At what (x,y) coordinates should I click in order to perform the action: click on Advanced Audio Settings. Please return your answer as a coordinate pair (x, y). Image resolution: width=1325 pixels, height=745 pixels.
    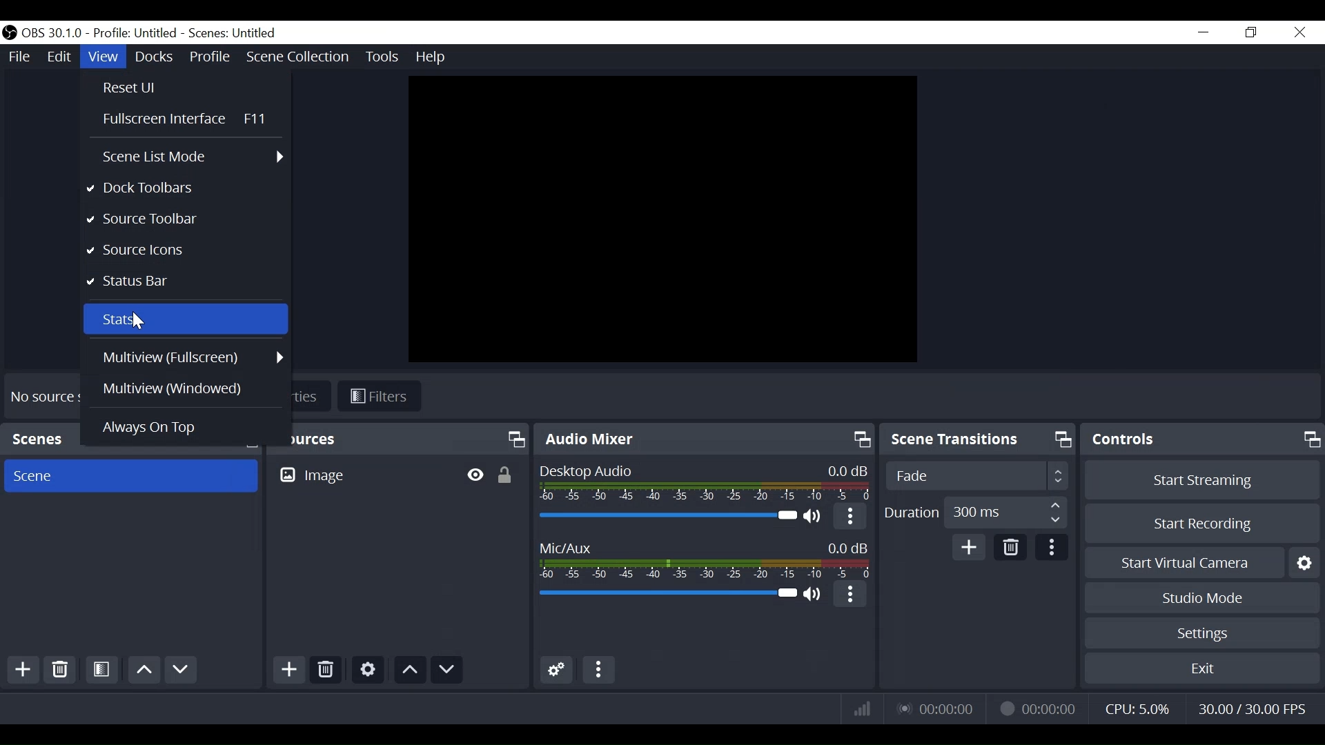
    Looking at the image, I should click on (556, 670).